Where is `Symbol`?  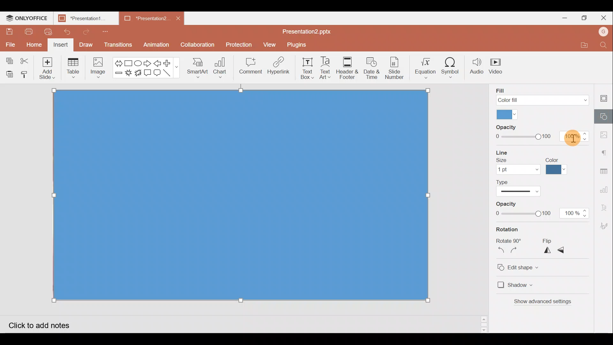 Symbol is located at coordinates (453, 67).